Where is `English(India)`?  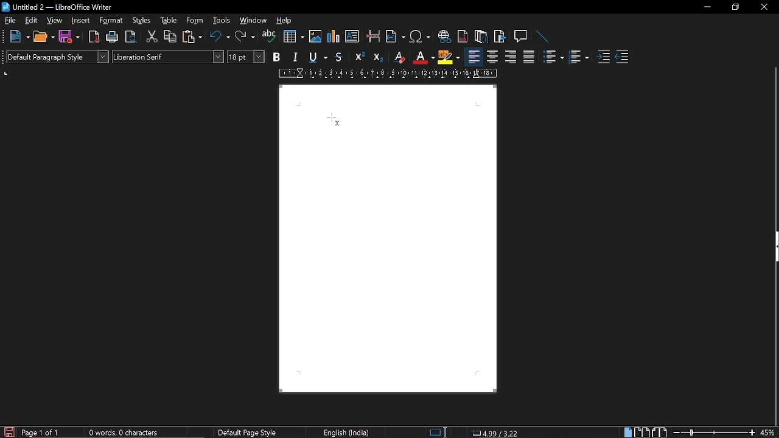
English(India) is located at coordinates (348, 432).